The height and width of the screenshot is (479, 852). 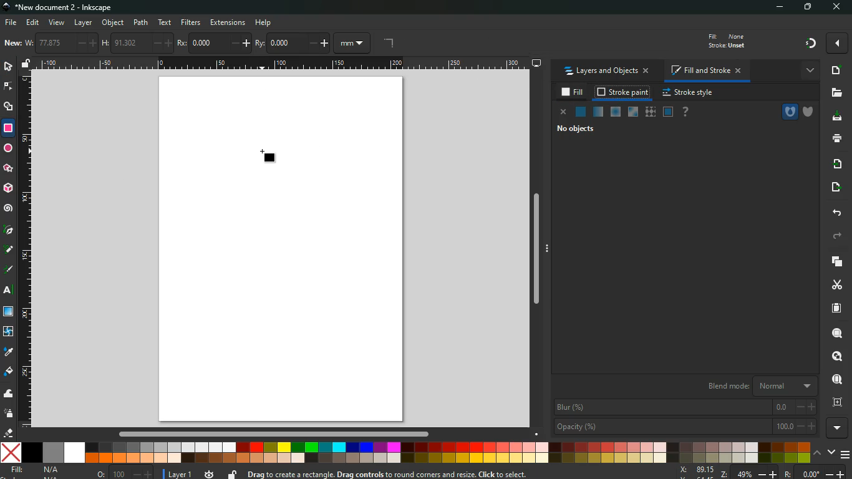 What do you see at coordinates (33, 22) in the screenshot?
I see `edit` at bounding box center [33, 22].